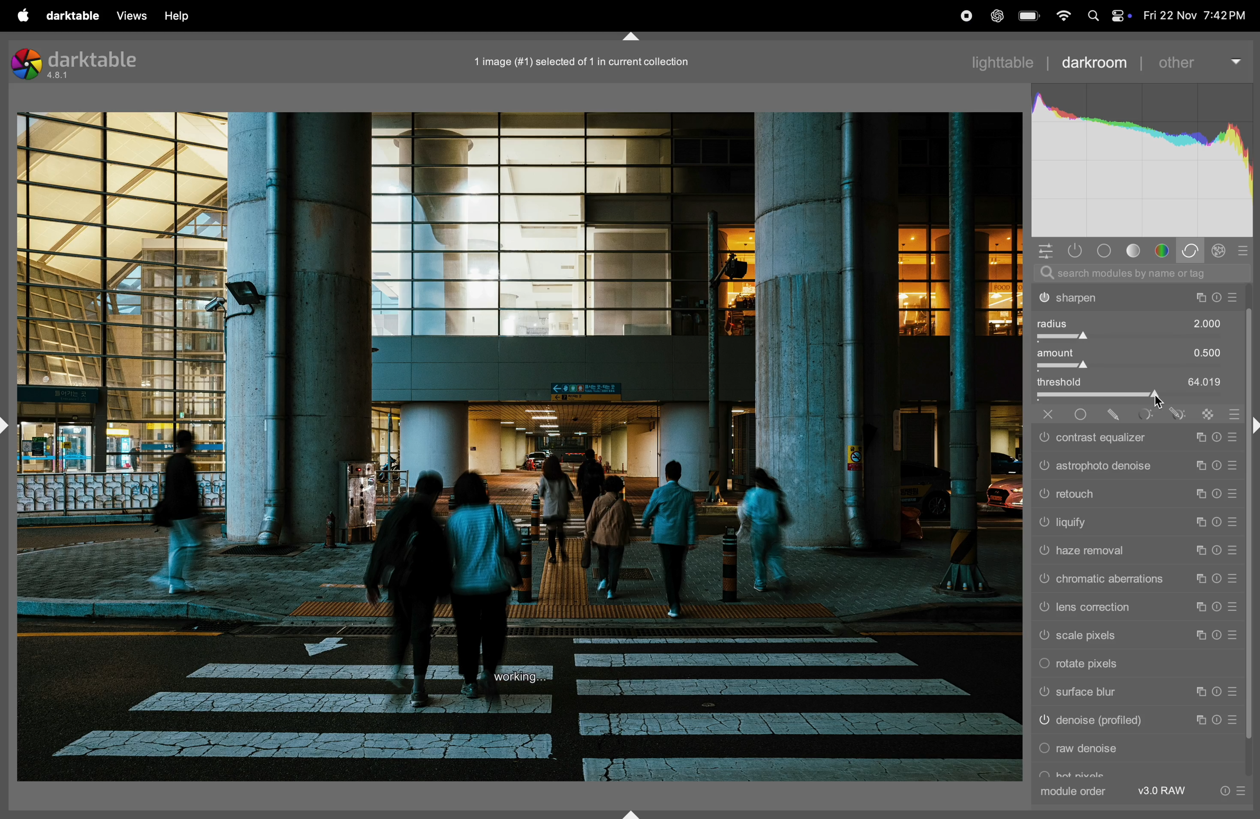 This screenshot has height=819, width=1260. Describe the element at coordinates (1174, 413) in the screenshot. I see `draw a parametric mask` at that location.